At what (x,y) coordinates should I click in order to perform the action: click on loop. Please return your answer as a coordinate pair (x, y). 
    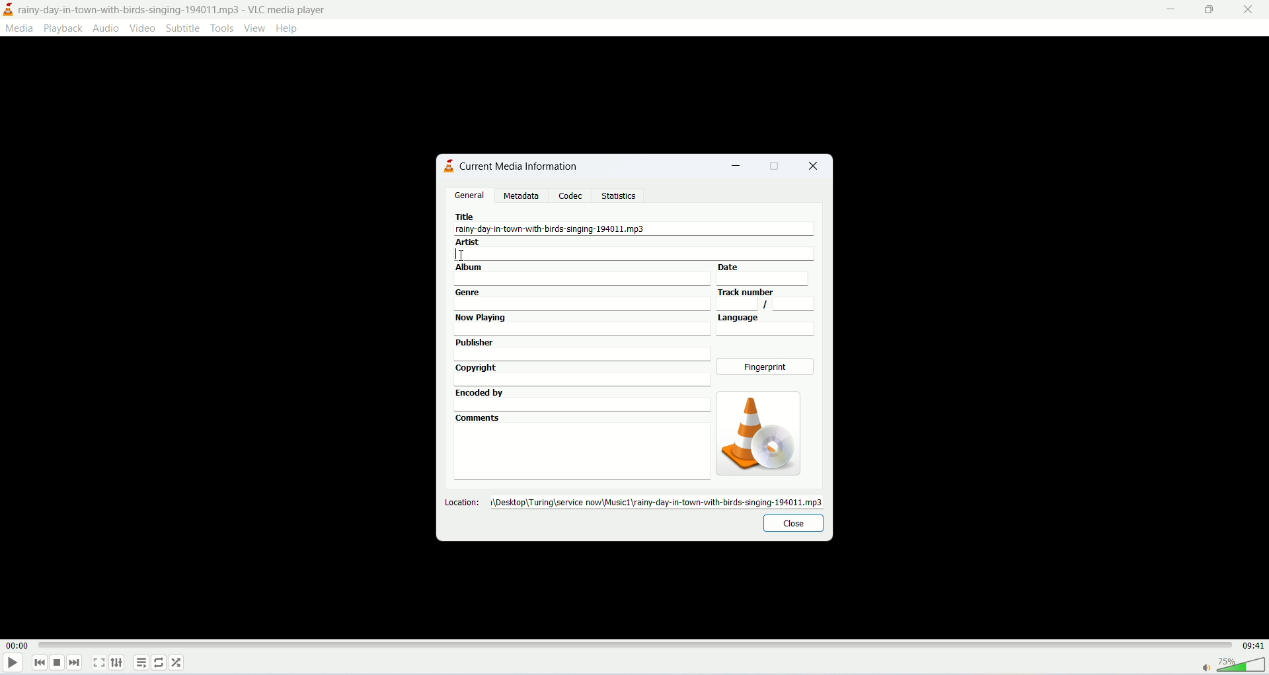
    Looking at the image, I should click on (161, 662).